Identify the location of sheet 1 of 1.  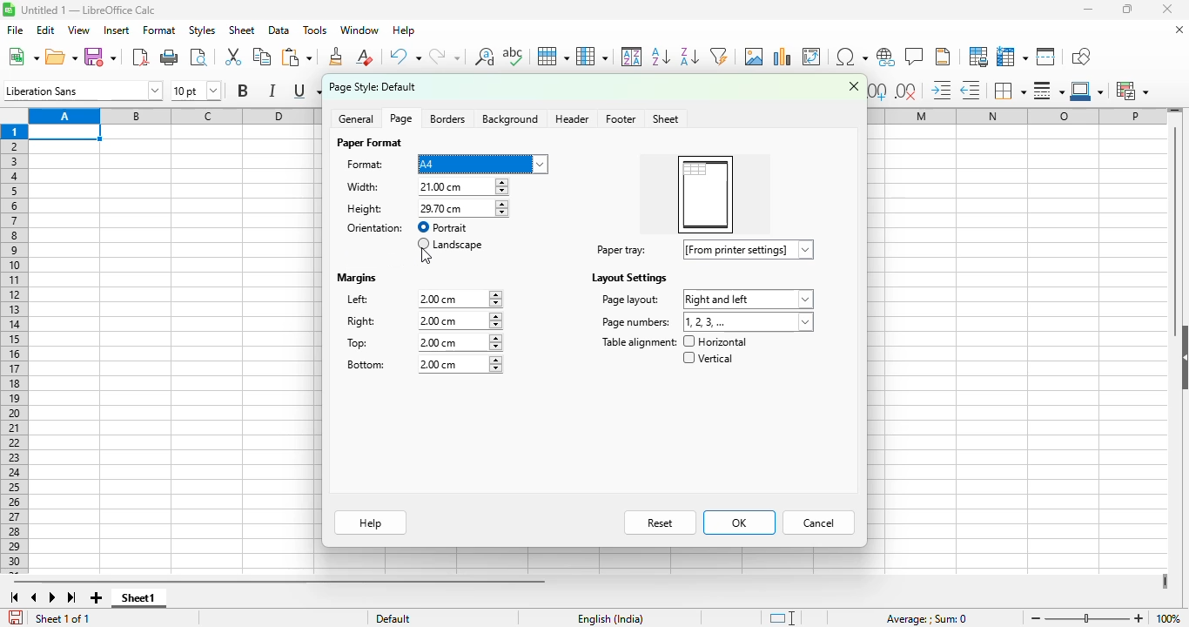
(61, 618).